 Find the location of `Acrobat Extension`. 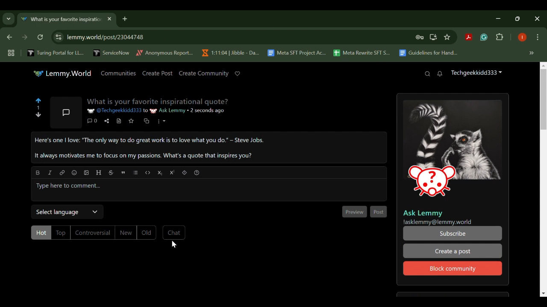

Acrobat Extension is located at coordinates (468, 38).